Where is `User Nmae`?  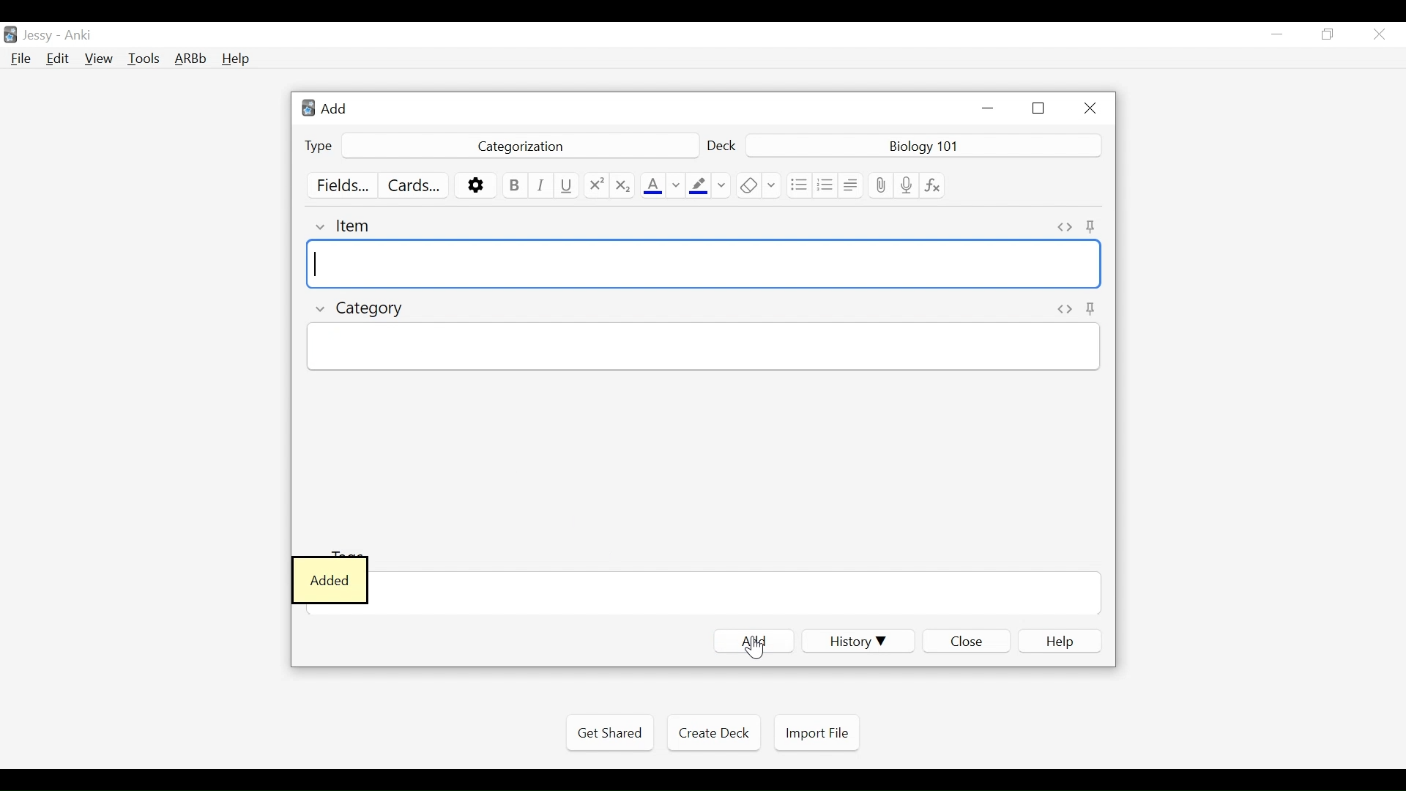 User Nmae is located at coordinates (40, 36).